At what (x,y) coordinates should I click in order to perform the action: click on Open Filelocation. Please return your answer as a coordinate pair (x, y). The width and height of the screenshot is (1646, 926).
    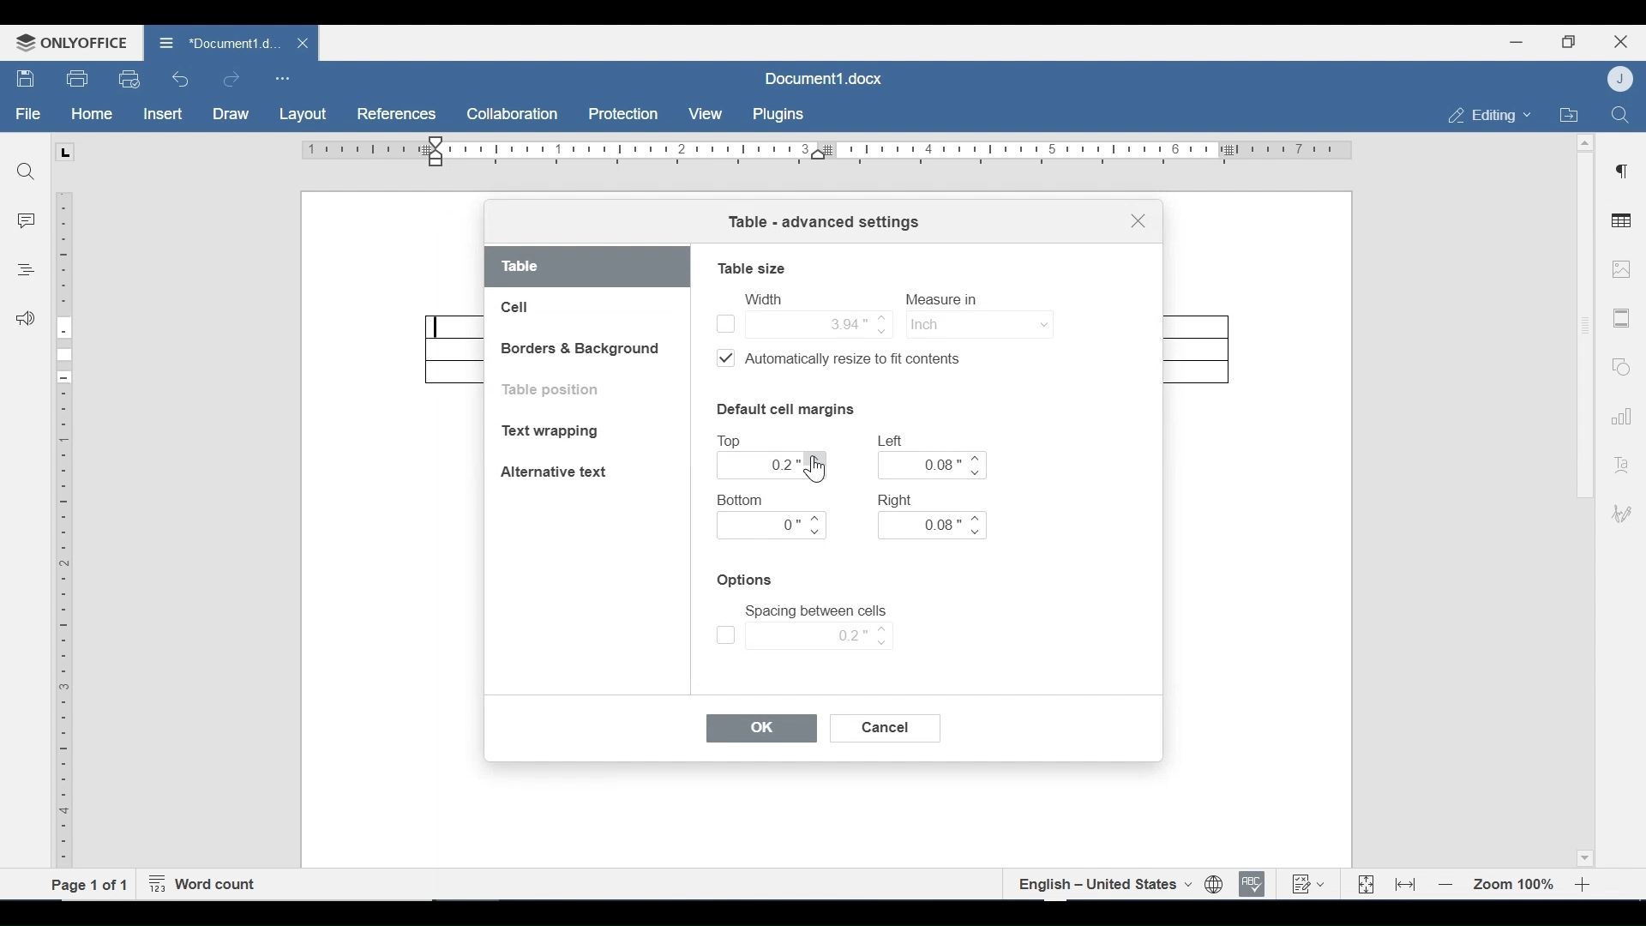
    Looking at the image, I should click on (1568, 113).